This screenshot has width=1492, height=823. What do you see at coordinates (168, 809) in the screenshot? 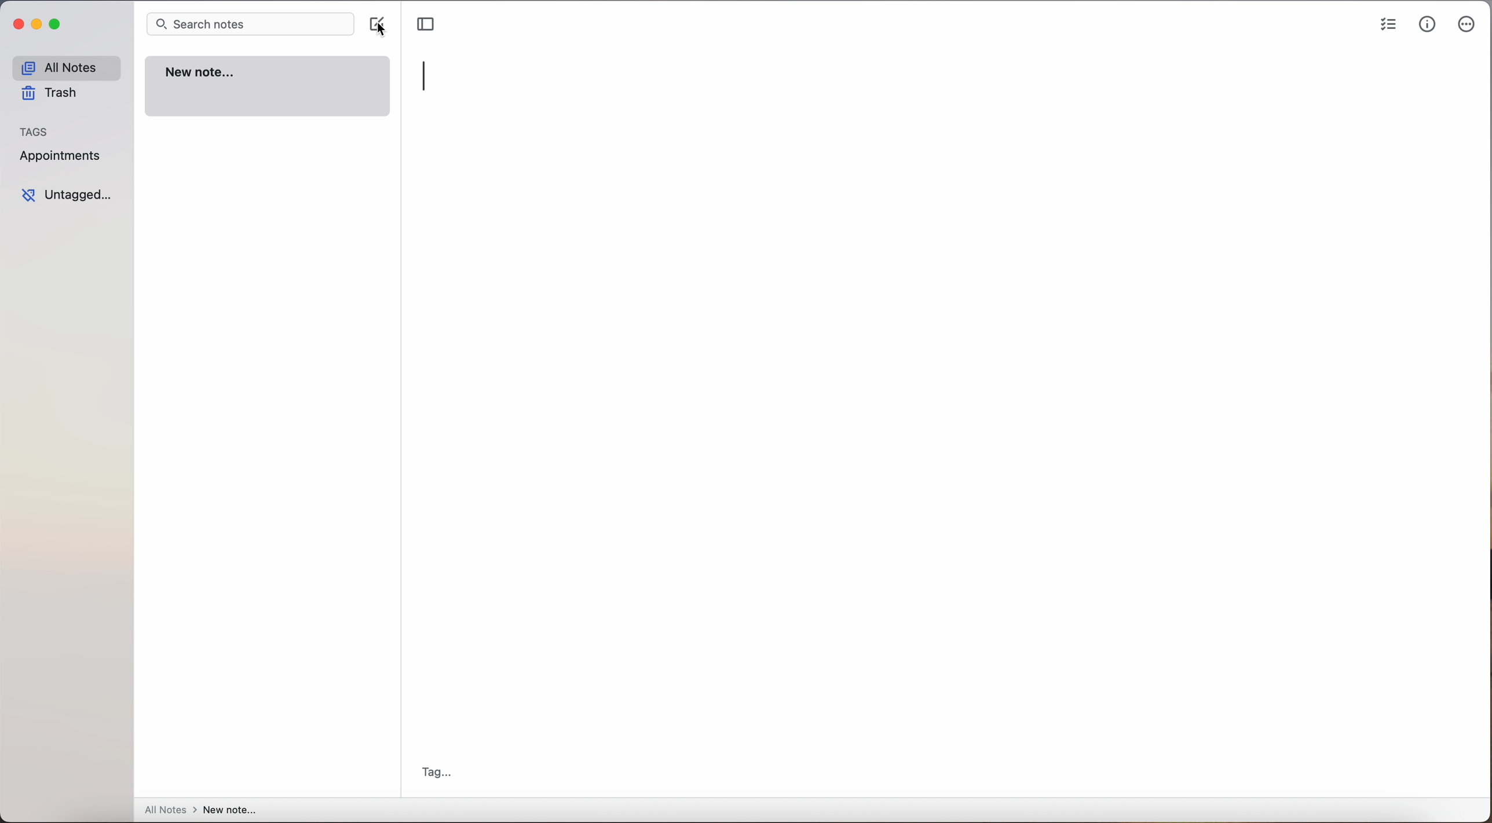
I see `all notes` at bounding box center [168, 809].